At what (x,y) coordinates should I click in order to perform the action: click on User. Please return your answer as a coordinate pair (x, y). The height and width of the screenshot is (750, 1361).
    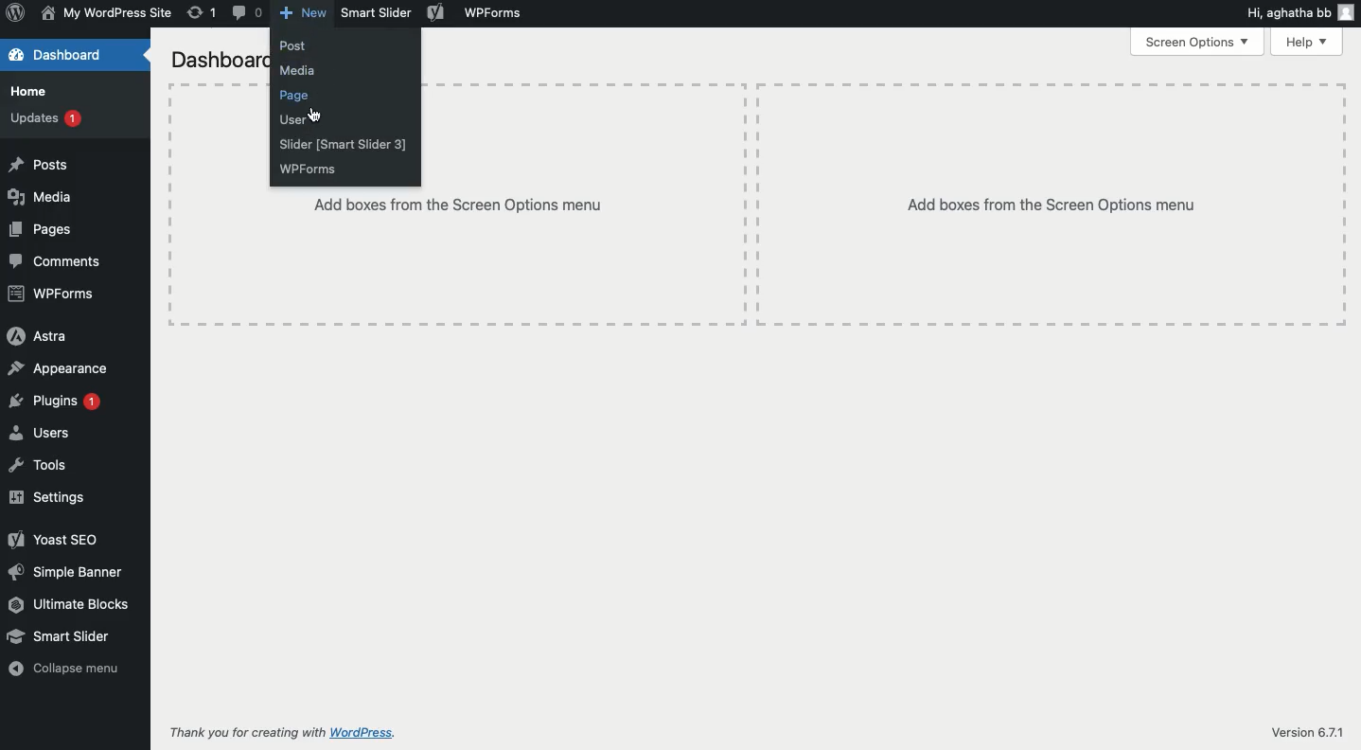
    Looking at the image, I should click on (294, 118).